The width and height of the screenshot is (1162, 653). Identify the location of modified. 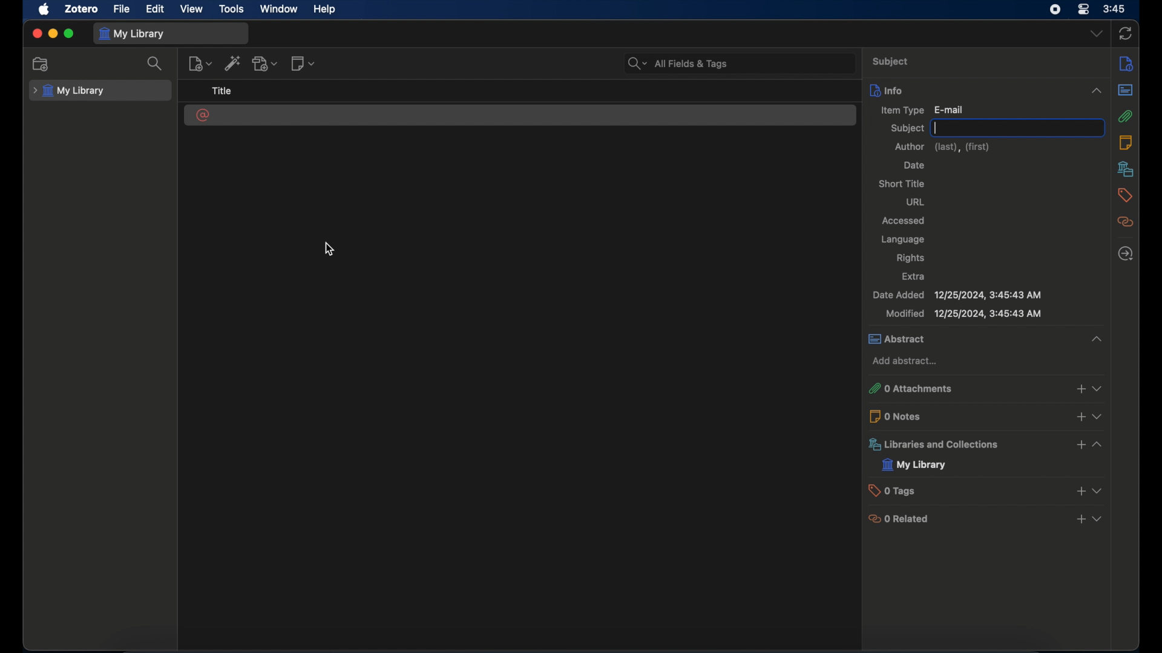
(963, 314).